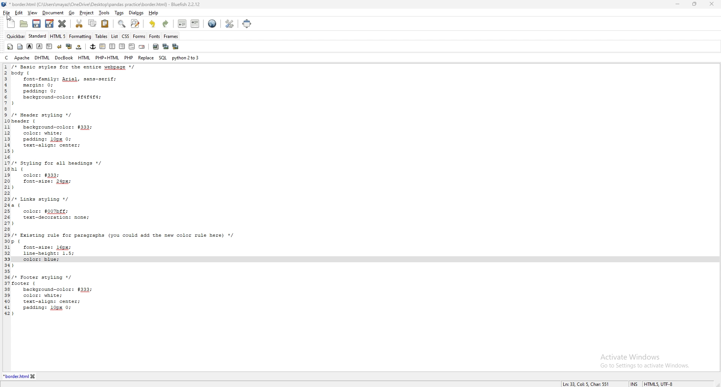 The width and height of the screenshot is (721, 387). I want to click on italic, so click(39, 46).